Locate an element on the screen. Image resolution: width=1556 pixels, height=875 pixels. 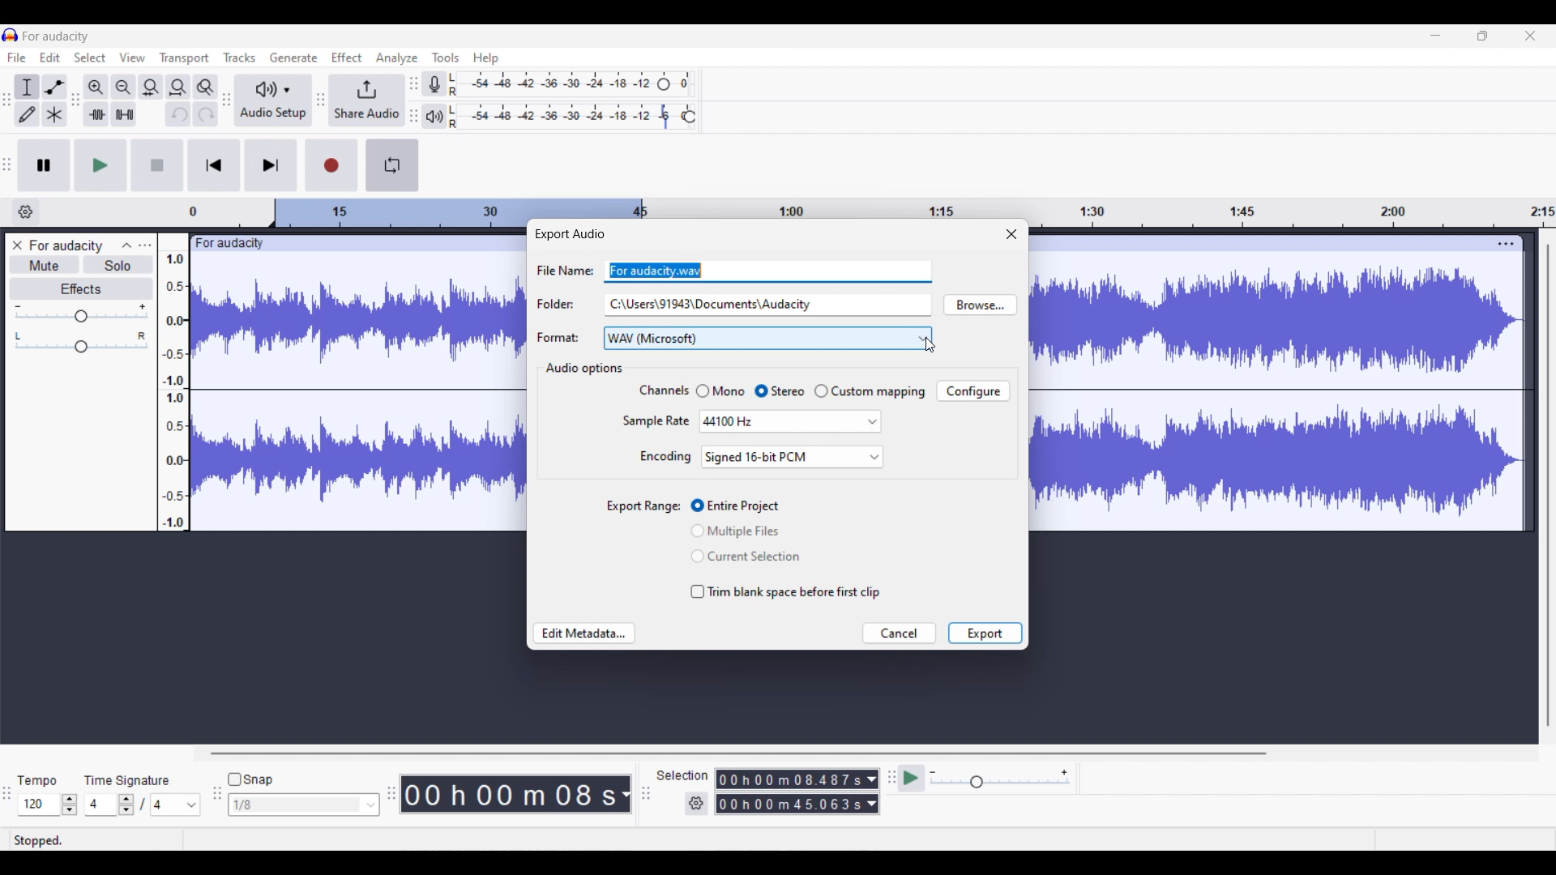
Toggle for 'Current Selection' is located at coordinates (746, 556).